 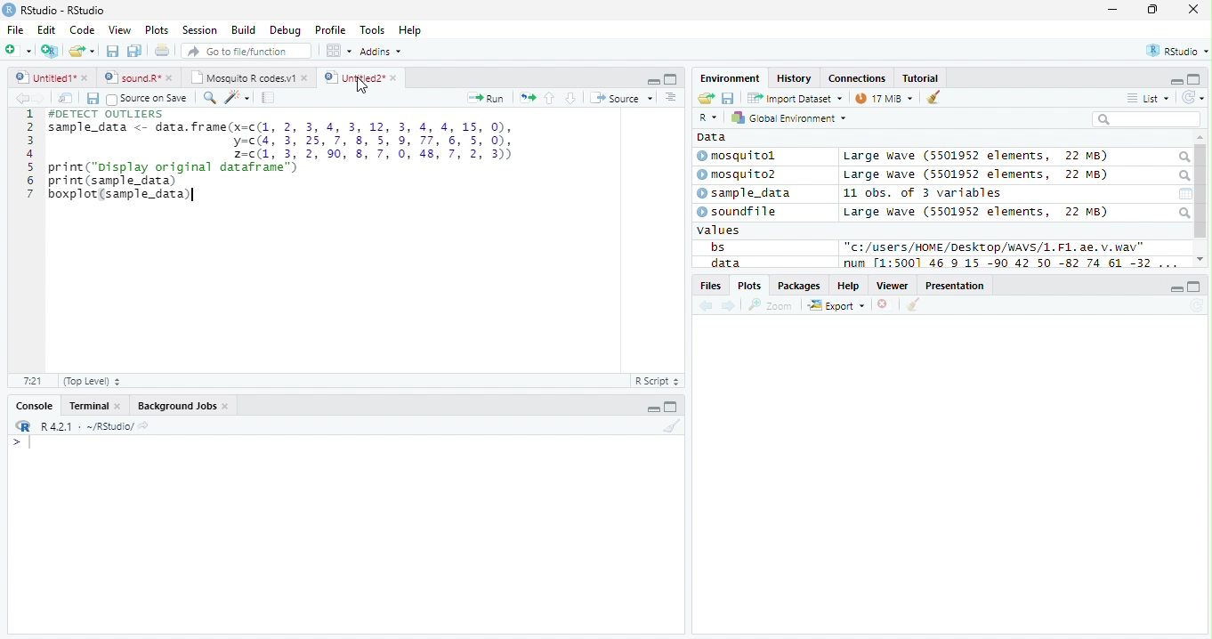 I want to click on Source, so click(x=623, y=97).